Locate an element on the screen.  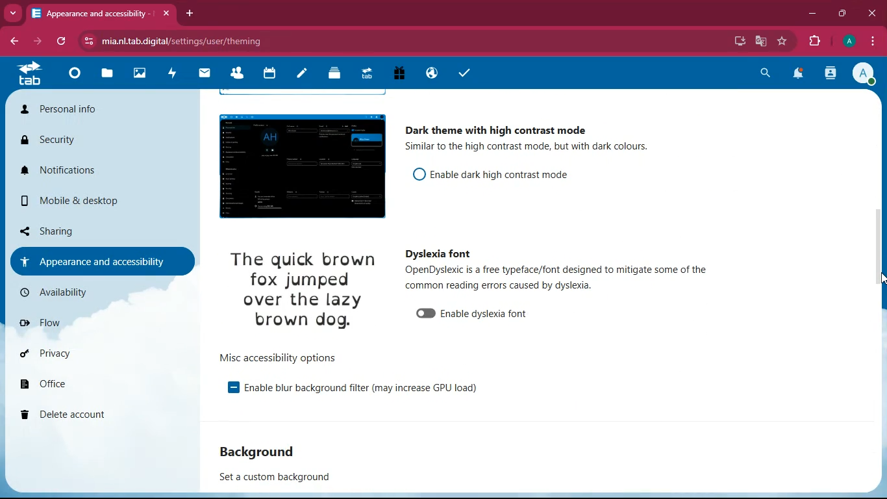
office is located at coordinates (89, 380).